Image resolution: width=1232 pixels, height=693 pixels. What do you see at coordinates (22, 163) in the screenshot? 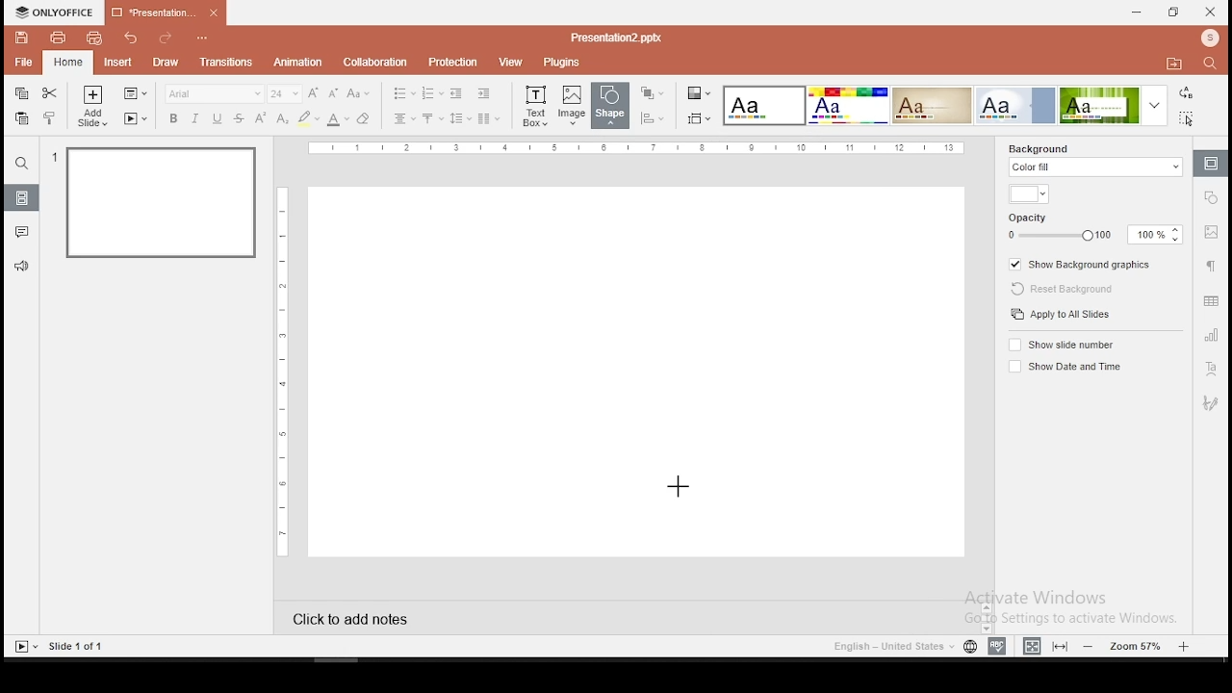
I see `search` at bounding box center [22, 163].